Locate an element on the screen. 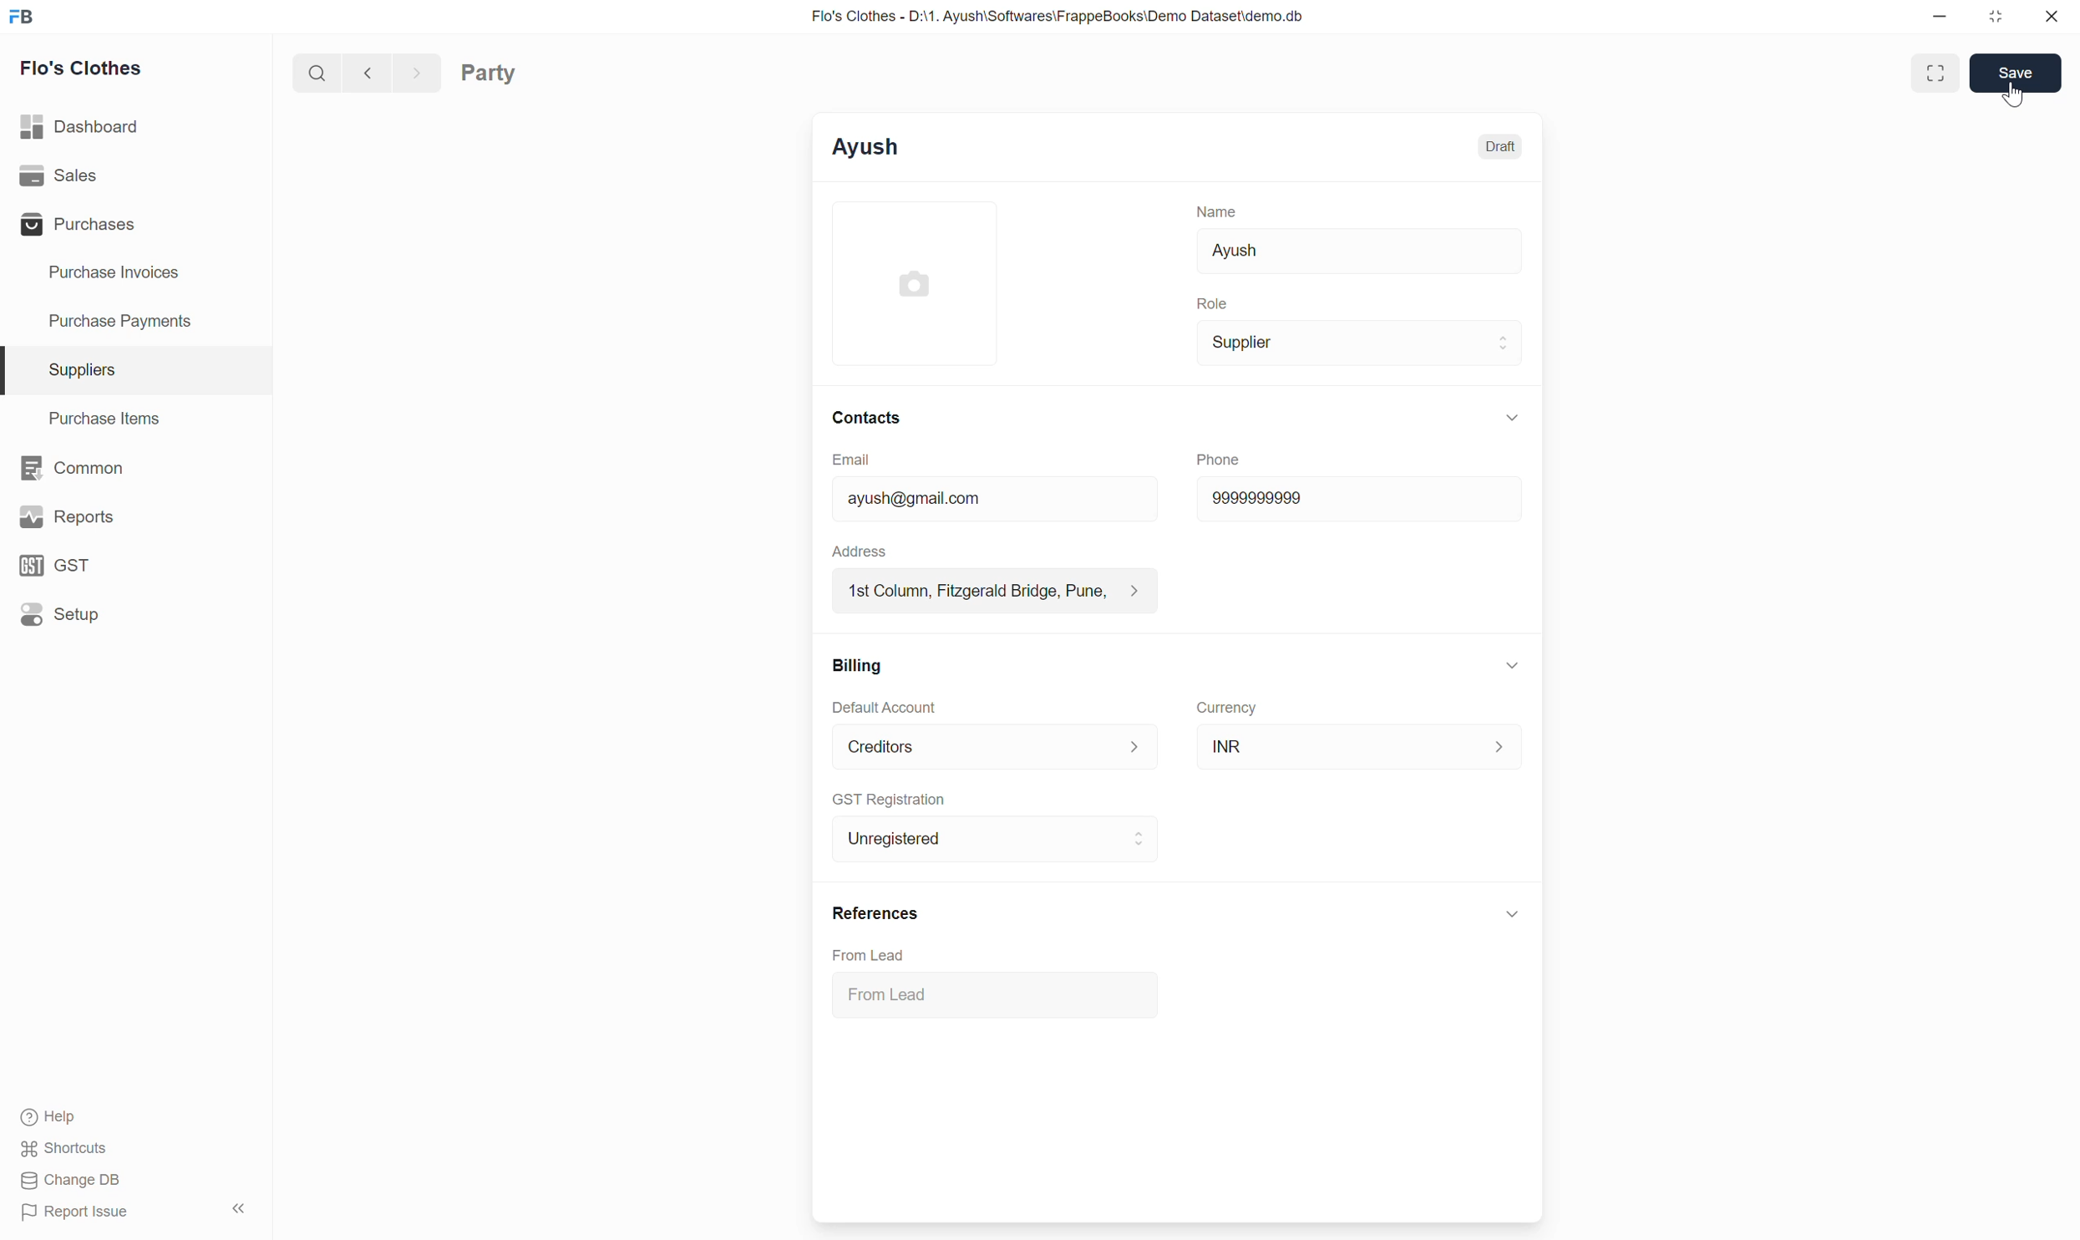  Supplier is located at coordinates (1359, 343).